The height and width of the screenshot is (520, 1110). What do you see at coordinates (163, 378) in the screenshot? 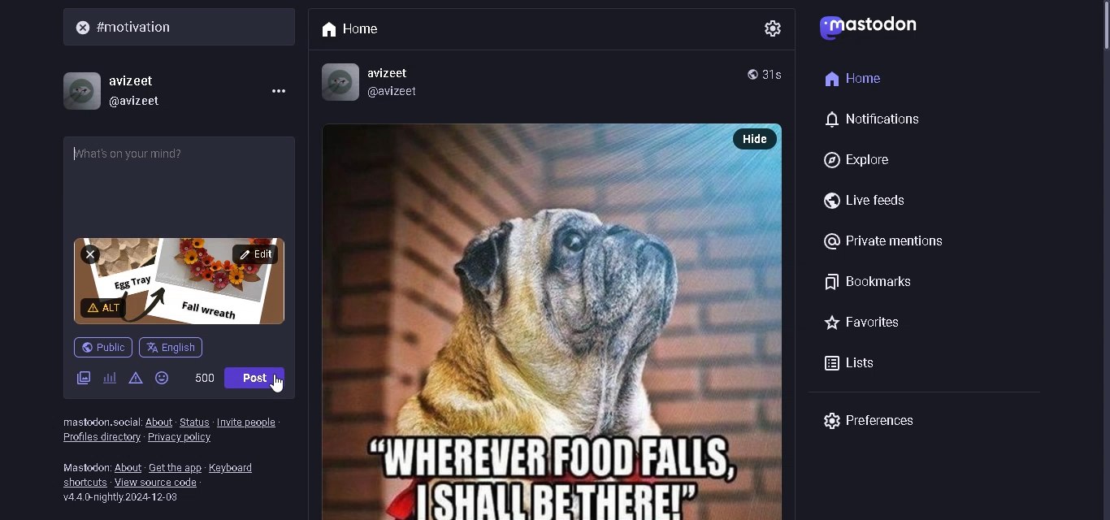
I see `emojis` at bounding box center [163, 378].